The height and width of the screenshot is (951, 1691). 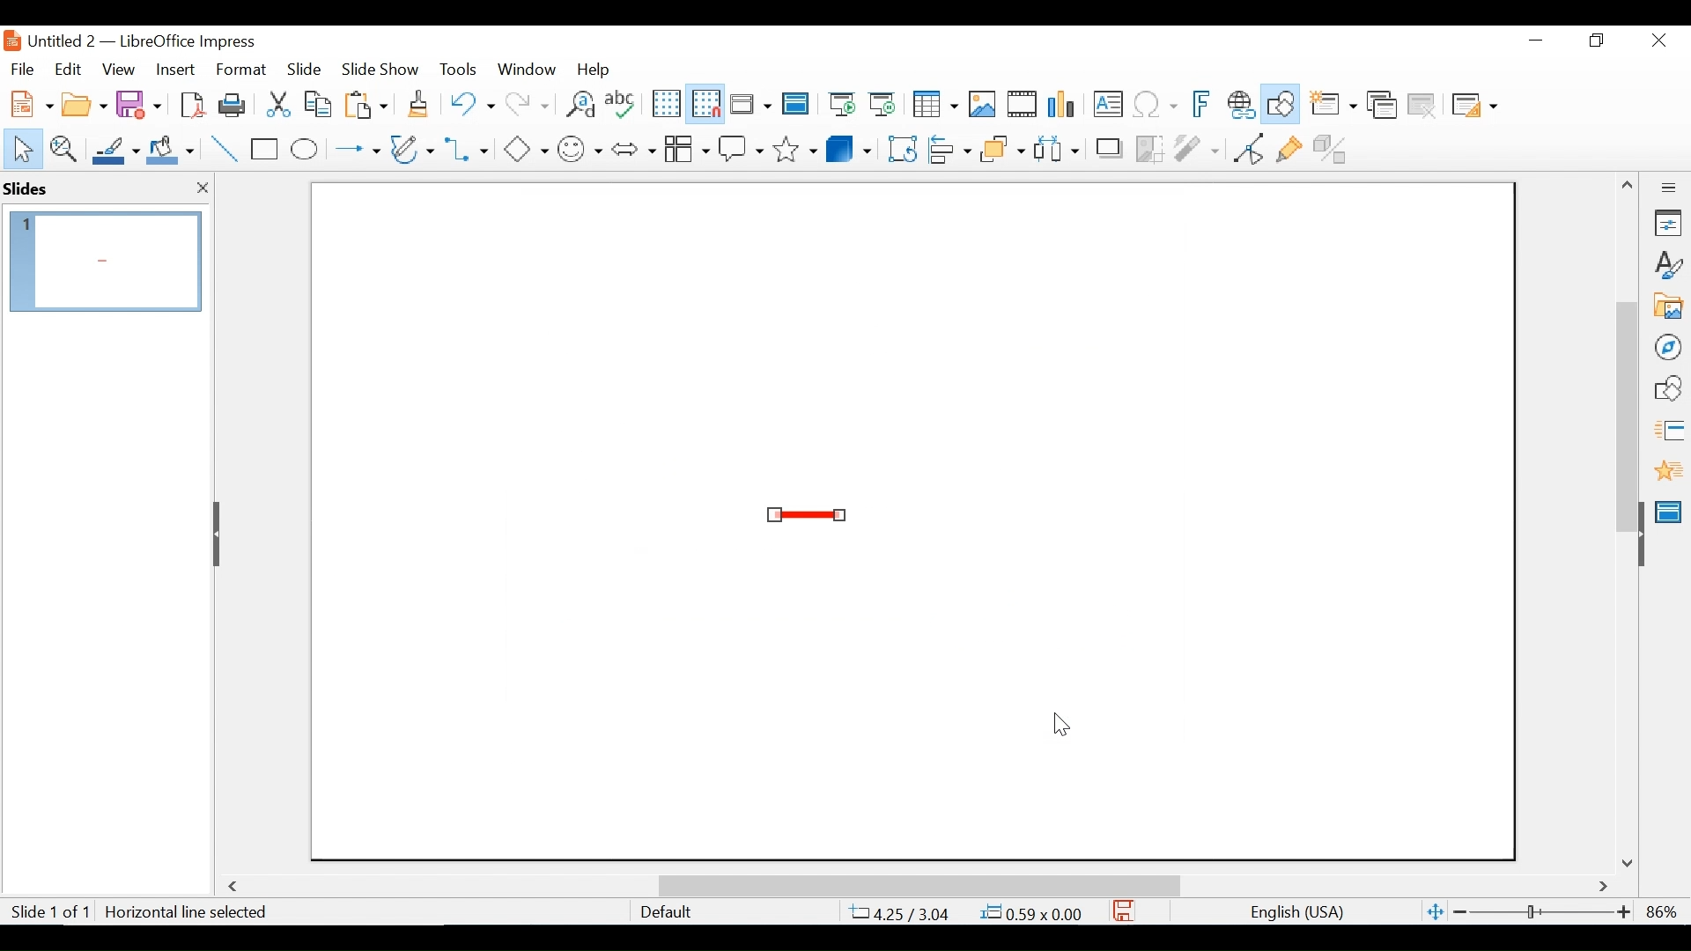 What do you see at coordinates (918, 885) in the screenshot?
I see `Horizontal Scrollbar` at bounding box center [918, 885].